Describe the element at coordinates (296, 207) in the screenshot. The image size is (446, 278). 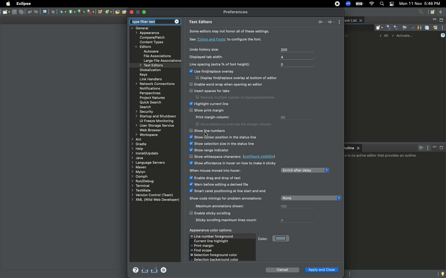
I see `100` at that location.